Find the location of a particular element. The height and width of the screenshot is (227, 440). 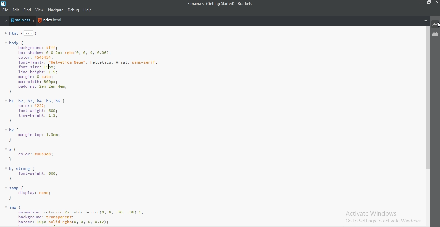

edit is located at coordinates (16, 10).